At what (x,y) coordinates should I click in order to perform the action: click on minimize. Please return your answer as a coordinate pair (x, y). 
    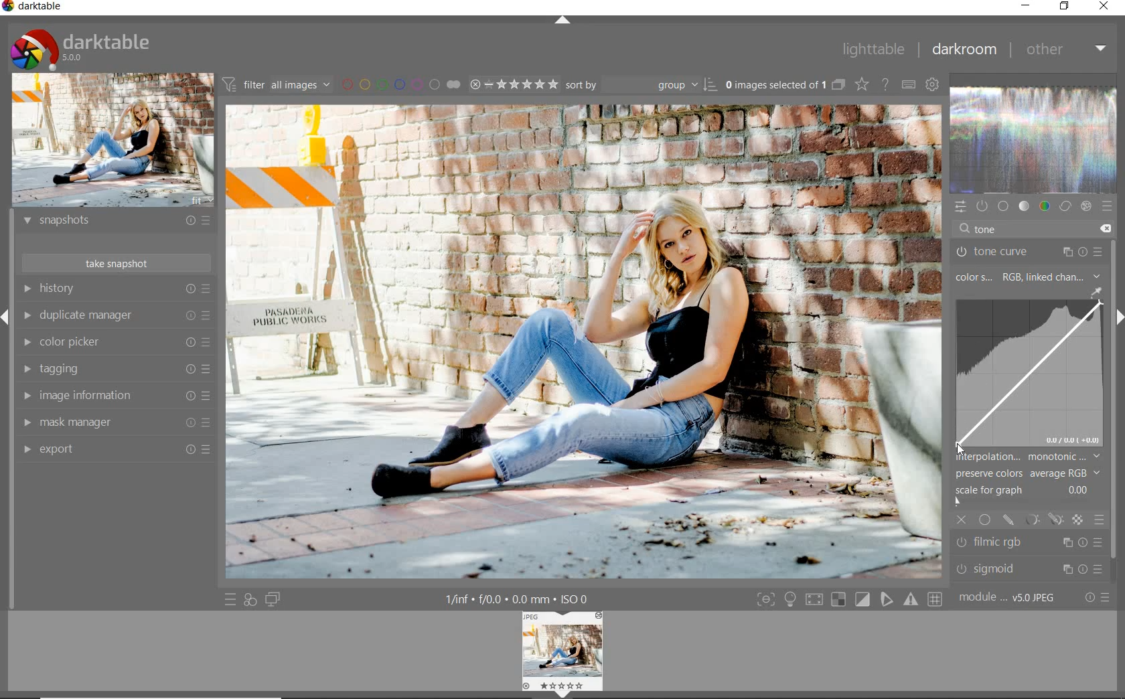
    Looking at the image, I should click on (1027, 5).